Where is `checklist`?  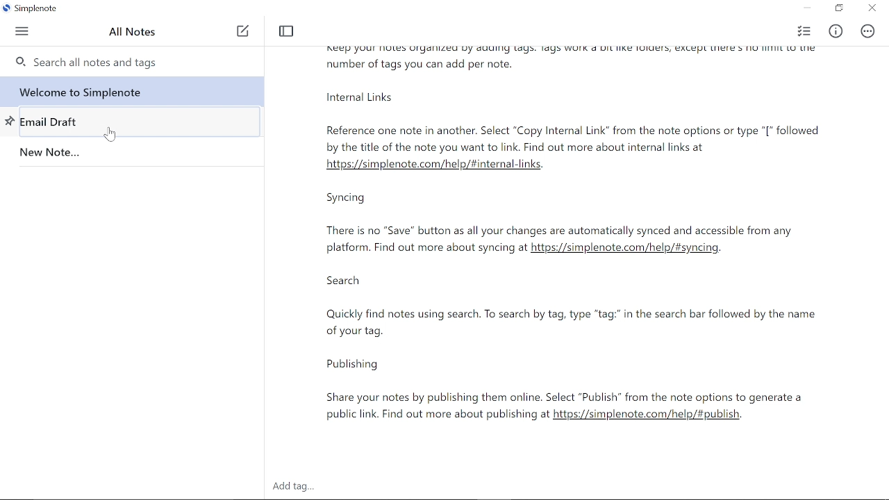
checklist is located at coordinates (804, 31).